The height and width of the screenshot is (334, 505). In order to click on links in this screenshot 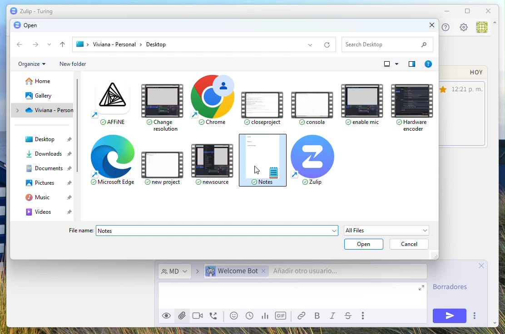, I will do `click(304, 316)`.